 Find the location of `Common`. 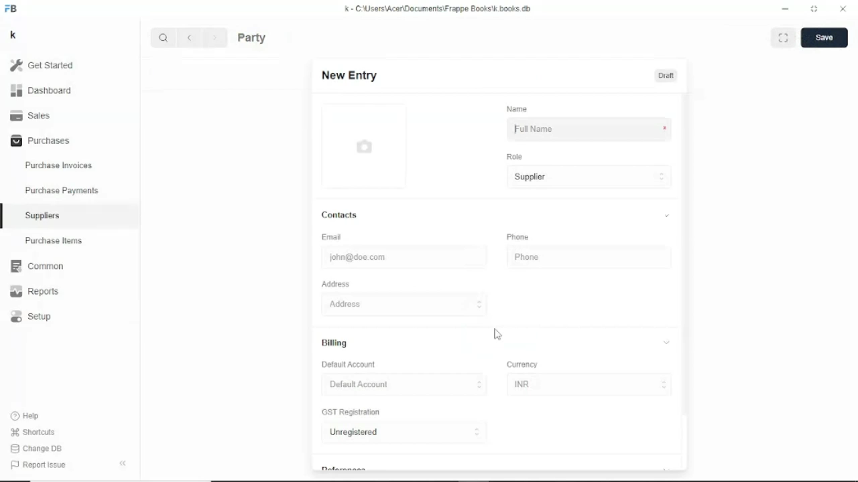

Common is located at coordinates (37, 266).